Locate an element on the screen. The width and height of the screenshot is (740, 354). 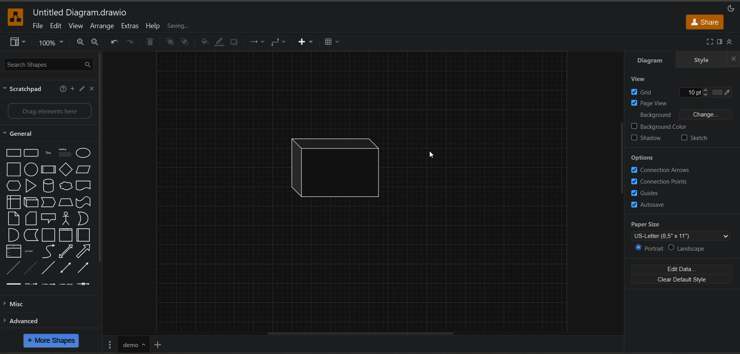
extras is located at coordinates (133, 26).